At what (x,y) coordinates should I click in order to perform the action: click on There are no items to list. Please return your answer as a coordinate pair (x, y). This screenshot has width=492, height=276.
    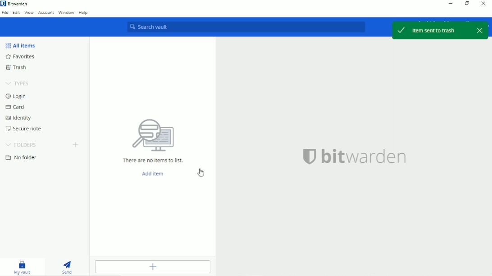
    Looking at the image, I should click on (153, 161).